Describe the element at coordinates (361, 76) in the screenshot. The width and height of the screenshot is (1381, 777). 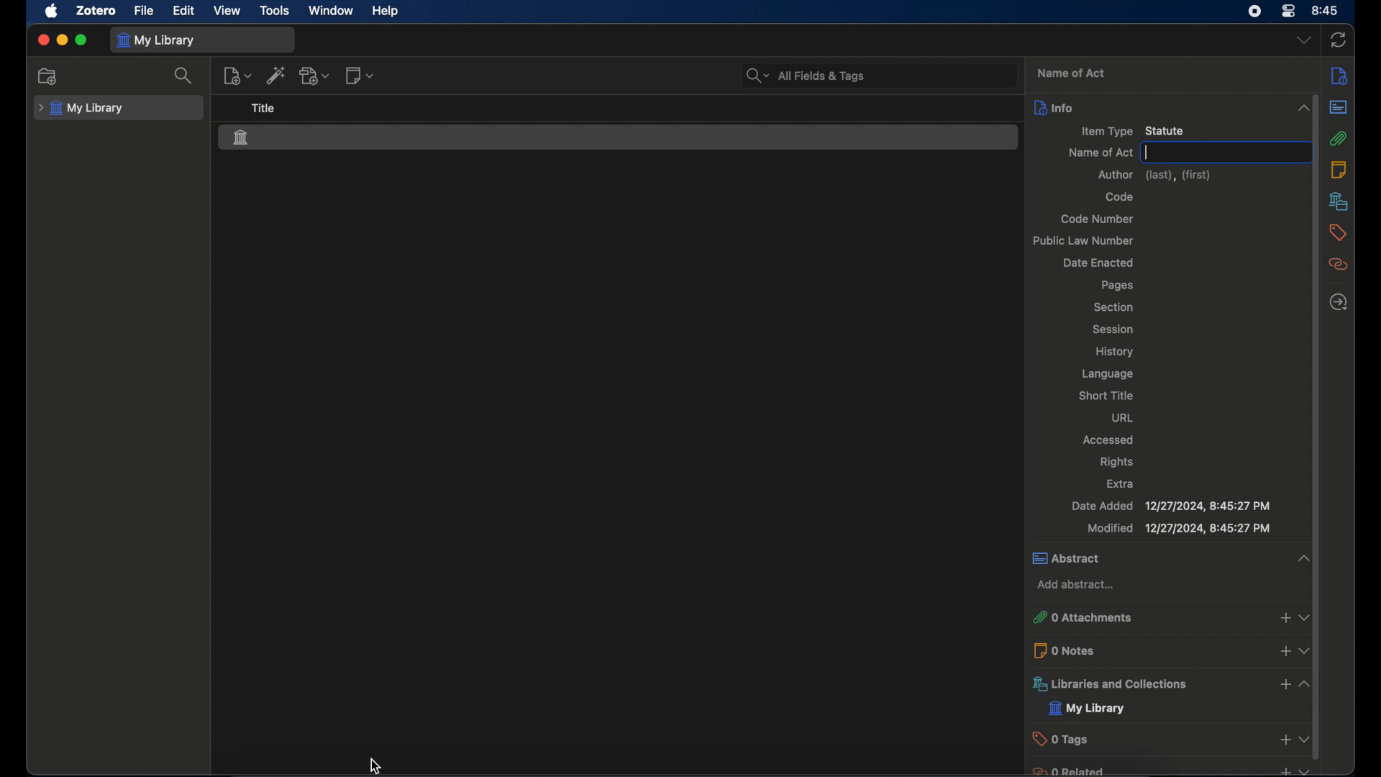
I see `new note` at that location.